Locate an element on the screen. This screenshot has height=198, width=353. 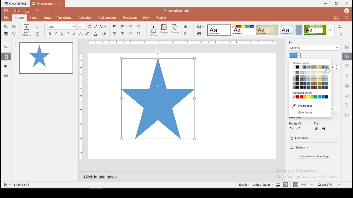
eraser tool is located at coordinates (104, 34).